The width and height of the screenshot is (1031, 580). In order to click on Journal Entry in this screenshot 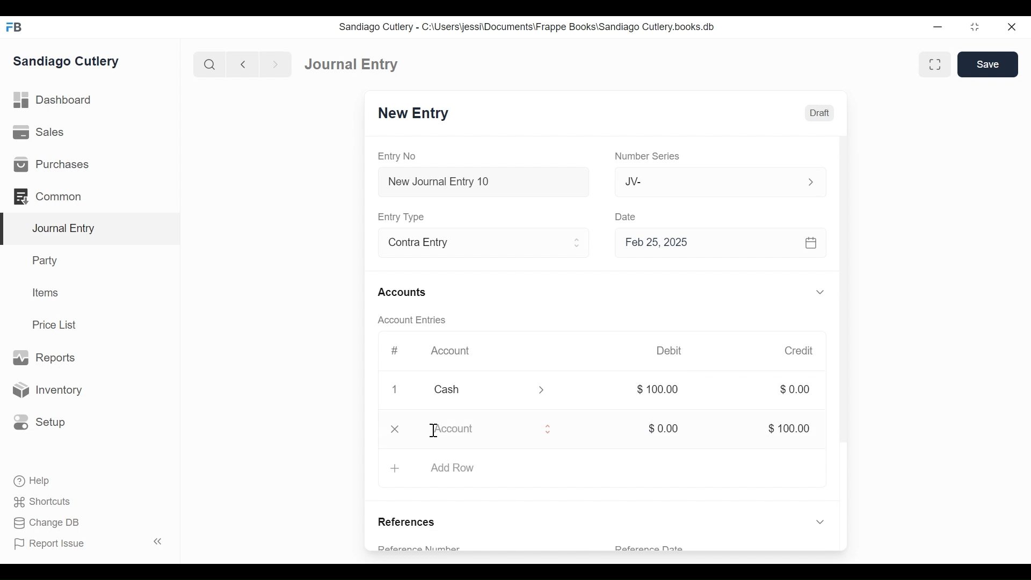, I will do `click(353, 65)`.